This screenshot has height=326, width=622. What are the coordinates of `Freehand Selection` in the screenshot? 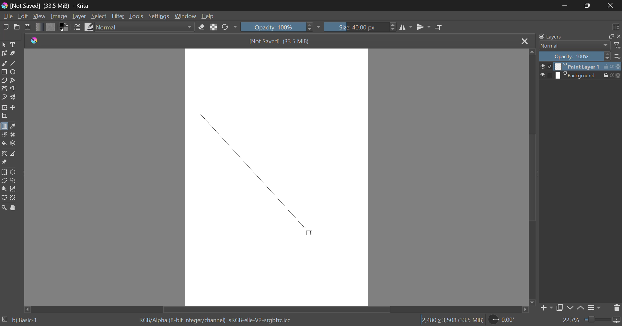 It's located at (13, 180).